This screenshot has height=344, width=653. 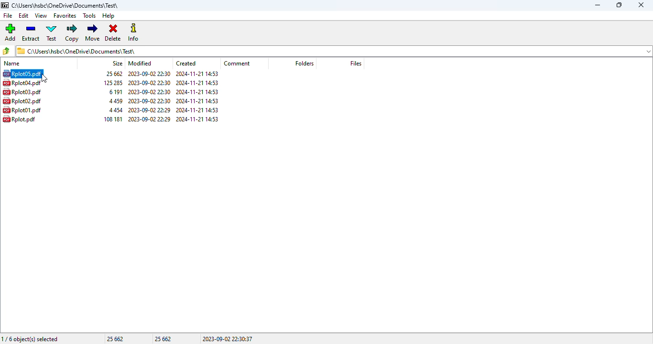 I want to click on 2023-09-02 22:30:37, so click(x=227, y=339).